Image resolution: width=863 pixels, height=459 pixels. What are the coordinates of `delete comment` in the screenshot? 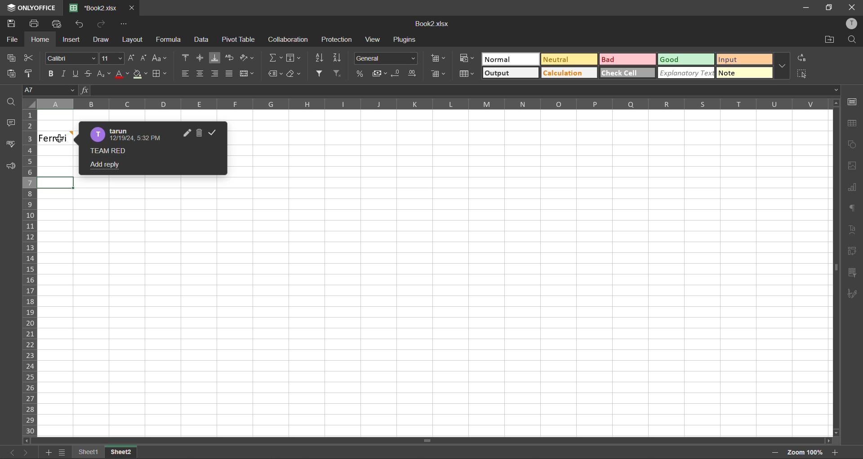 It's located at (202, 133).